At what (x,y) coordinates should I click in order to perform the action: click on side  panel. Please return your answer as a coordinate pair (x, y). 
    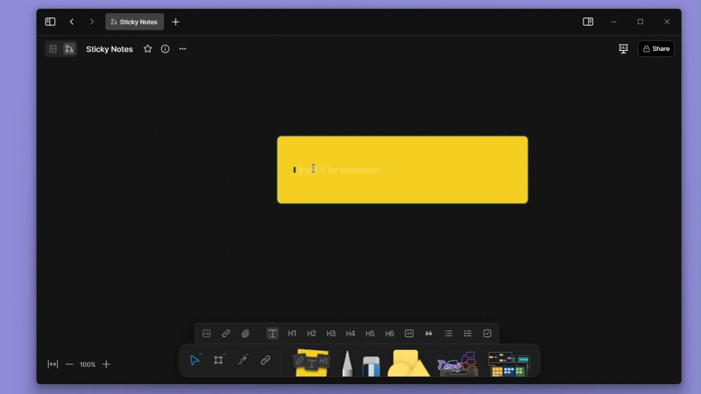
    Looking at the image, I should click on (586, 22).